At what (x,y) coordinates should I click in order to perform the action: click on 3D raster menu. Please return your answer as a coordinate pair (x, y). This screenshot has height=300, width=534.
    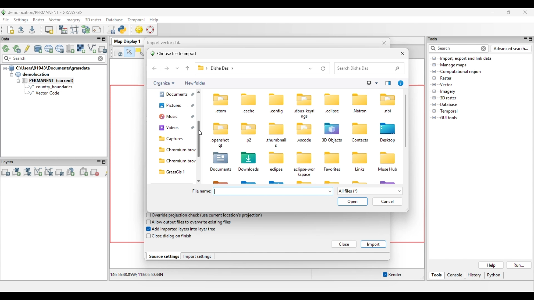
    Looking at the image, I should click on (93, 19).